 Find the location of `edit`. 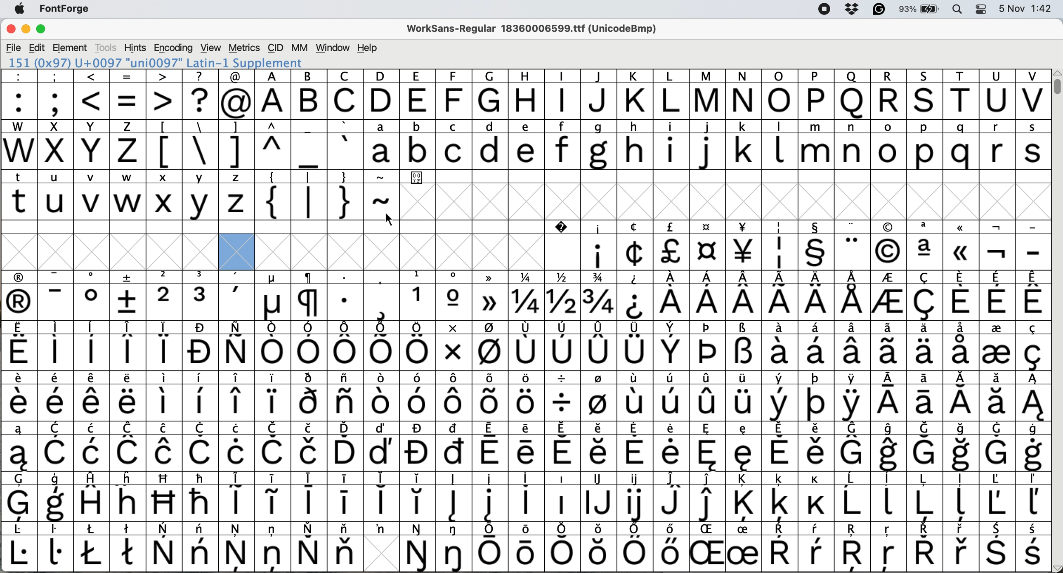

edit is located at coordinates (38, 48).